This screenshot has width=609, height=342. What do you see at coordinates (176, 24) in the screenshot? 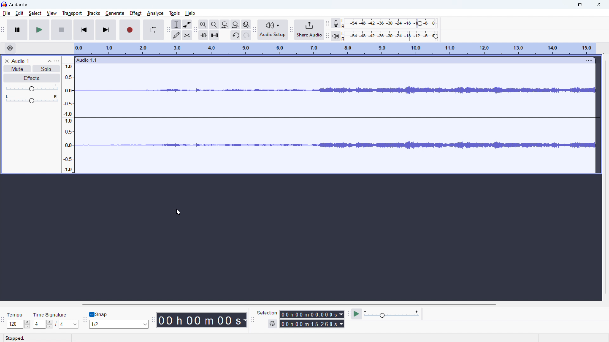
I see `selection tool` at bounding box center [176, 24].